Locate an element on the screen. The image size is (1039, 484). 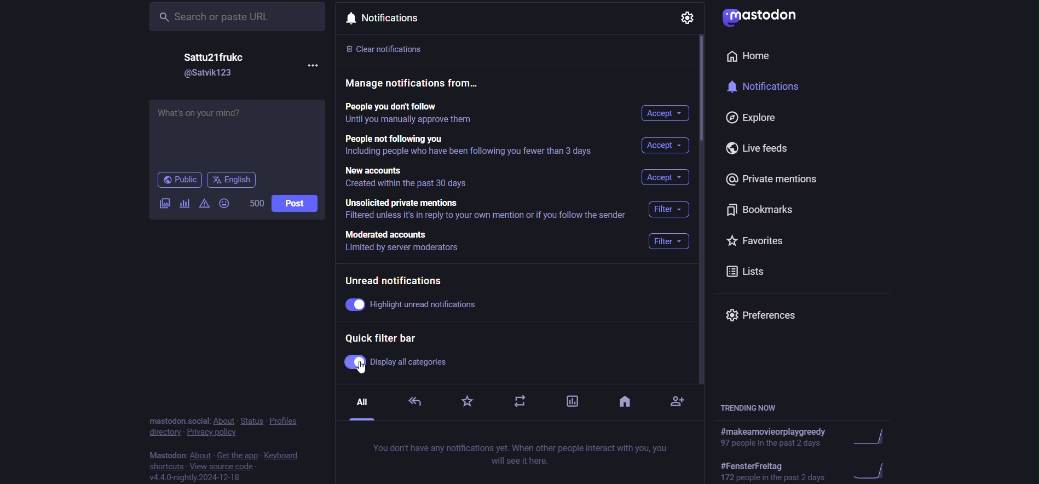
about is located at coordinates (223, 419).